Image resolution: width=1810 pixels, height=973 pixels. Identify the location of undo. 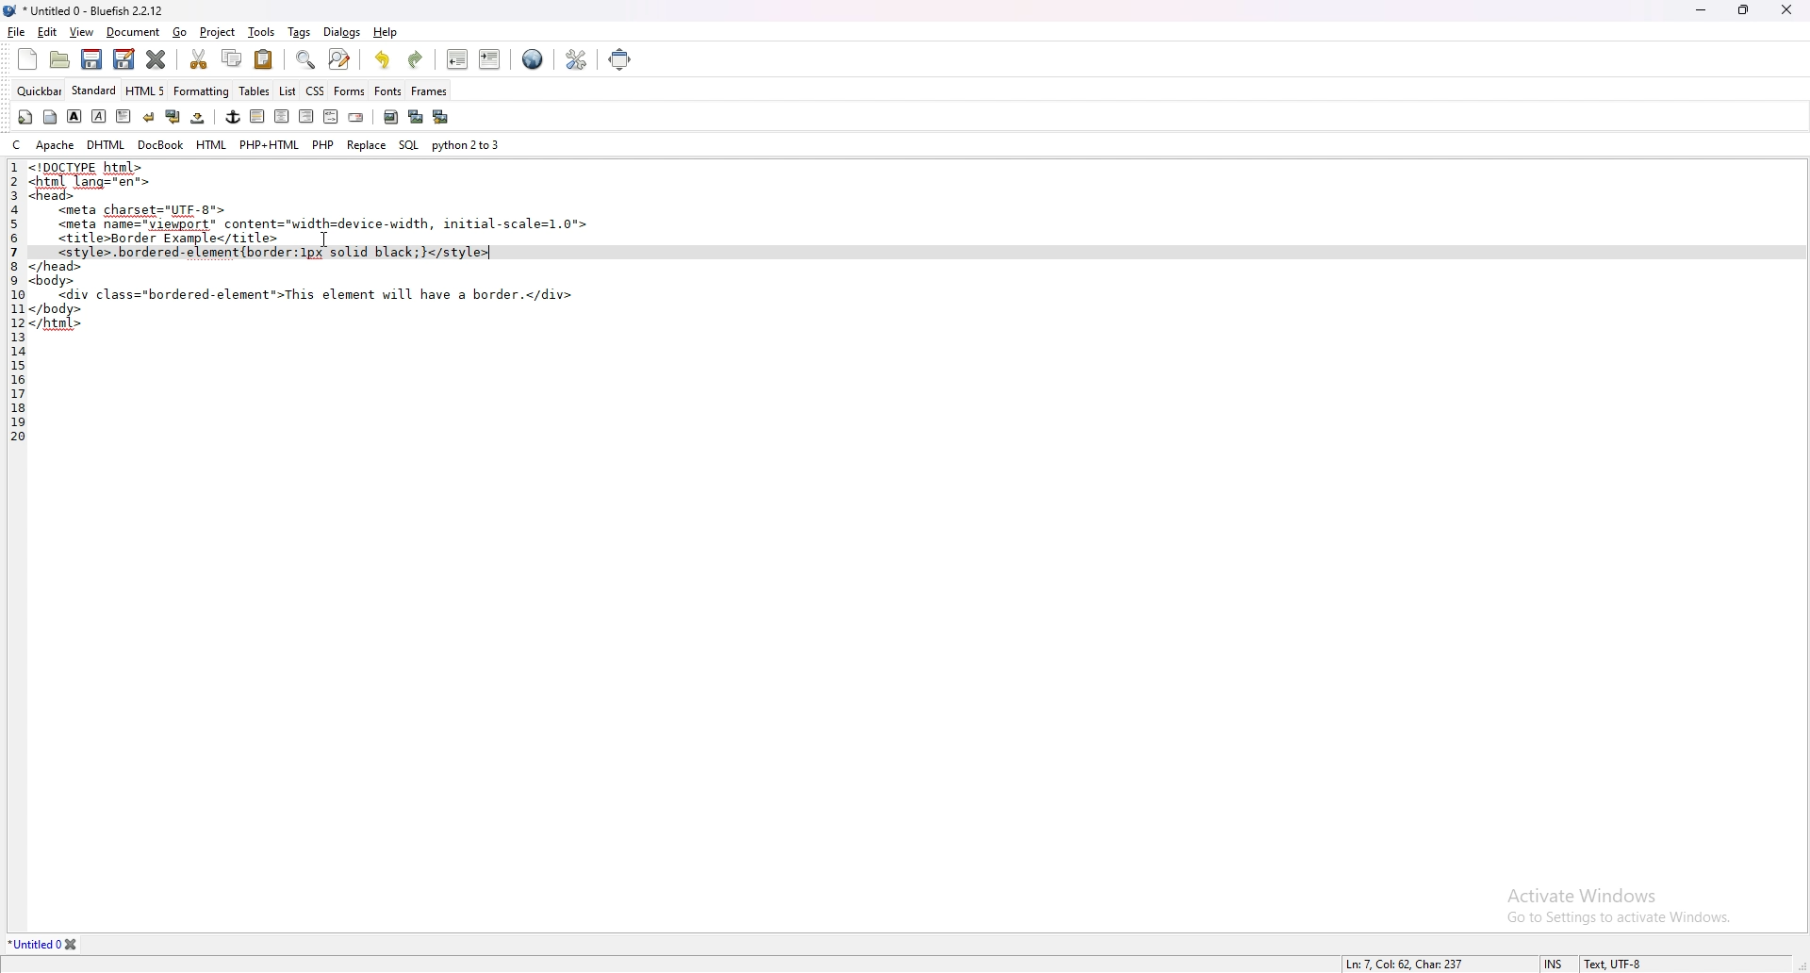
(383, 59).